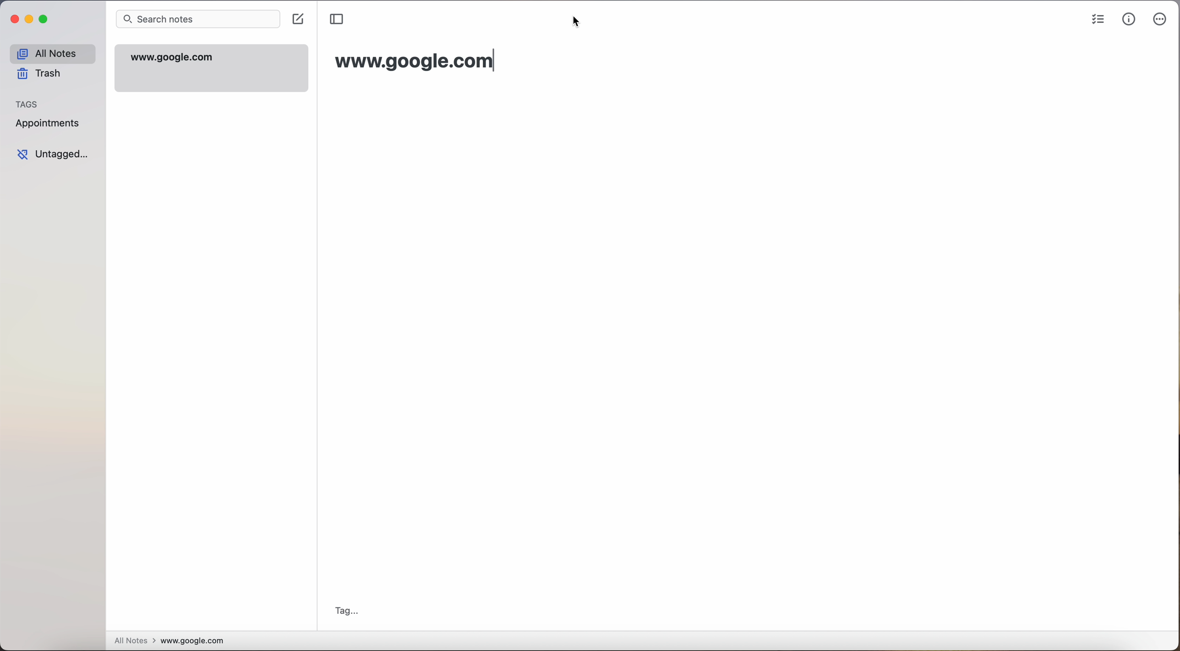 The width and height of the screenshot is (1180, 651). I want to click on tags, so click(29, 104).